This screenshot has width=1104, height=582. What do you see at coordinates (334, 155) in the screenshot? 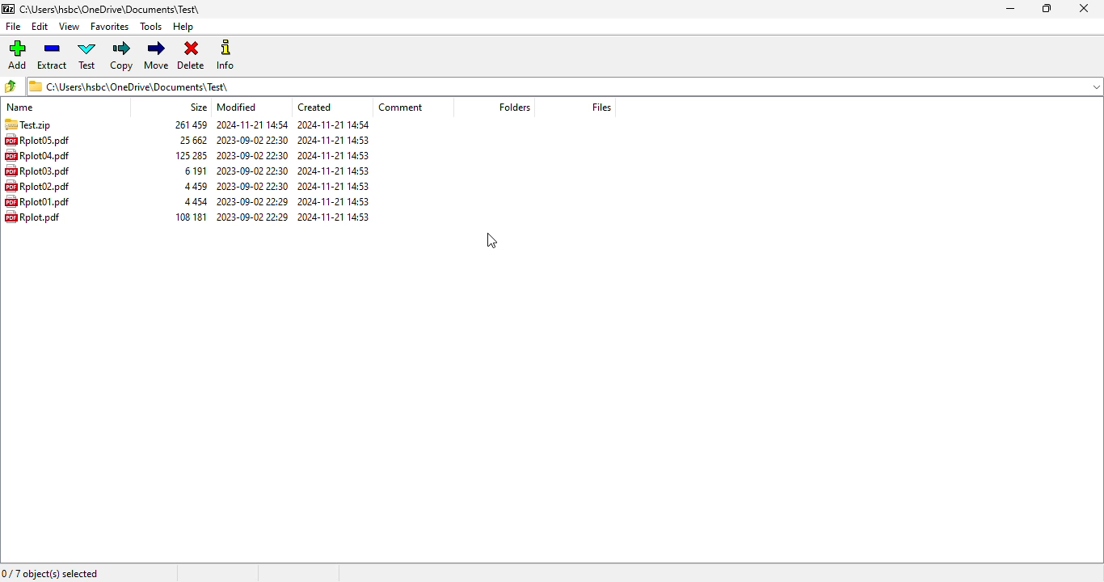
I see `created date & time` at bounding box center [334, 155].